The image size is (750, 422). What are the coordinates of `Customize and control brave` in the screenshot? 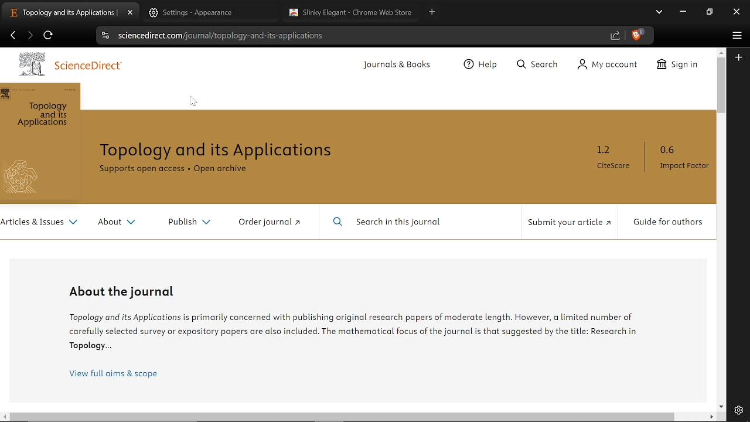 It's located at (735, 37).